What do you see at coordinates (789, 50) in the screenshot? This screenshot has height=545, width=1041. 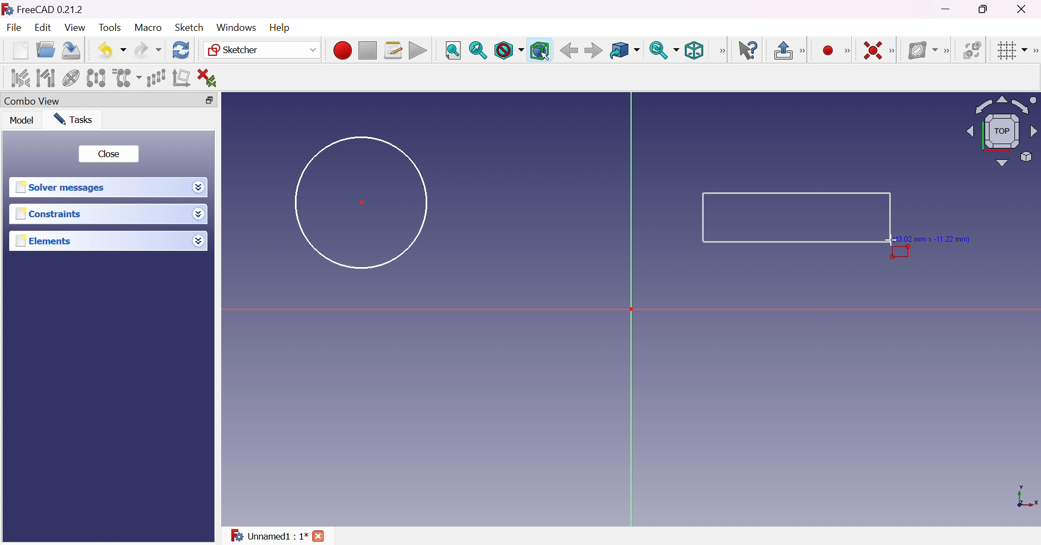 I see `Leave sketch` at bounding box center [789, 50].